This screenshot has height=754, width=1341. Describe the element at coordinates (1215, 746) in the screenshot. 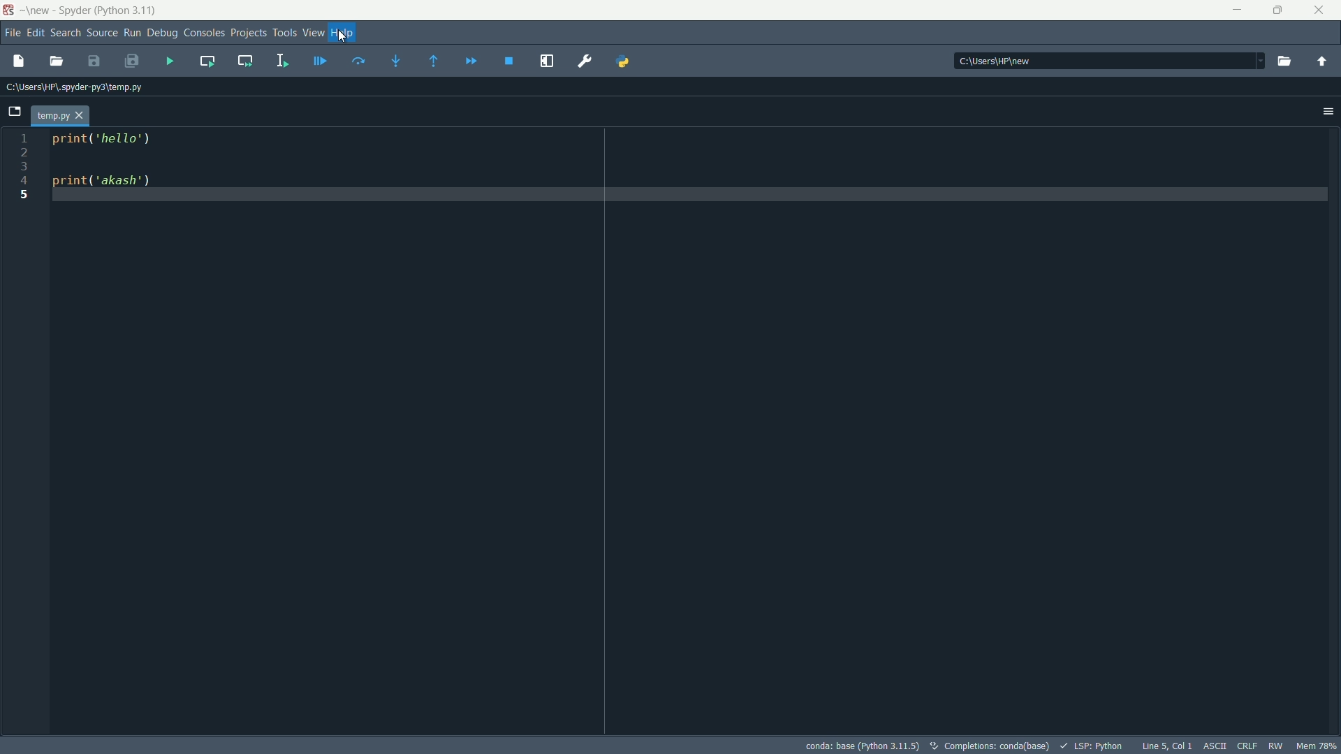

I see `ascii` at that location.